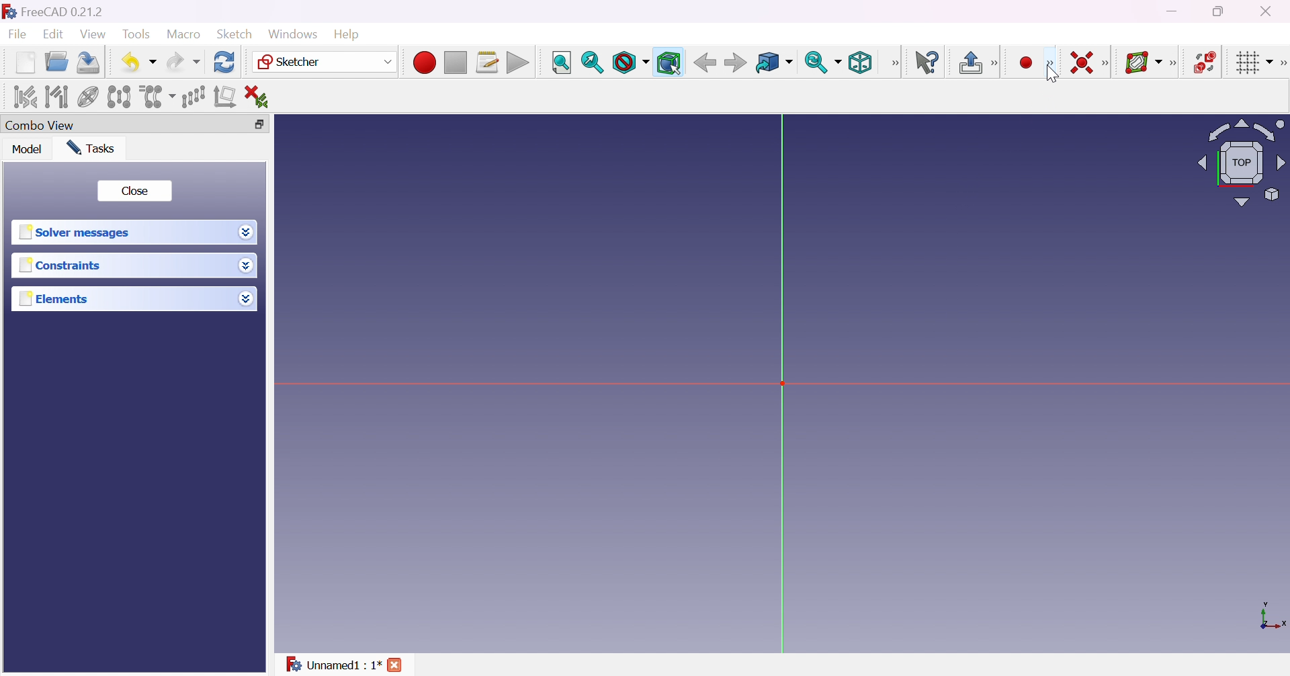 This screenshot has height=676, width=1290. Describe the element at coordinates (1144, 62) in the screenshot. I see `Show/hide B-spline information layer` at that location.